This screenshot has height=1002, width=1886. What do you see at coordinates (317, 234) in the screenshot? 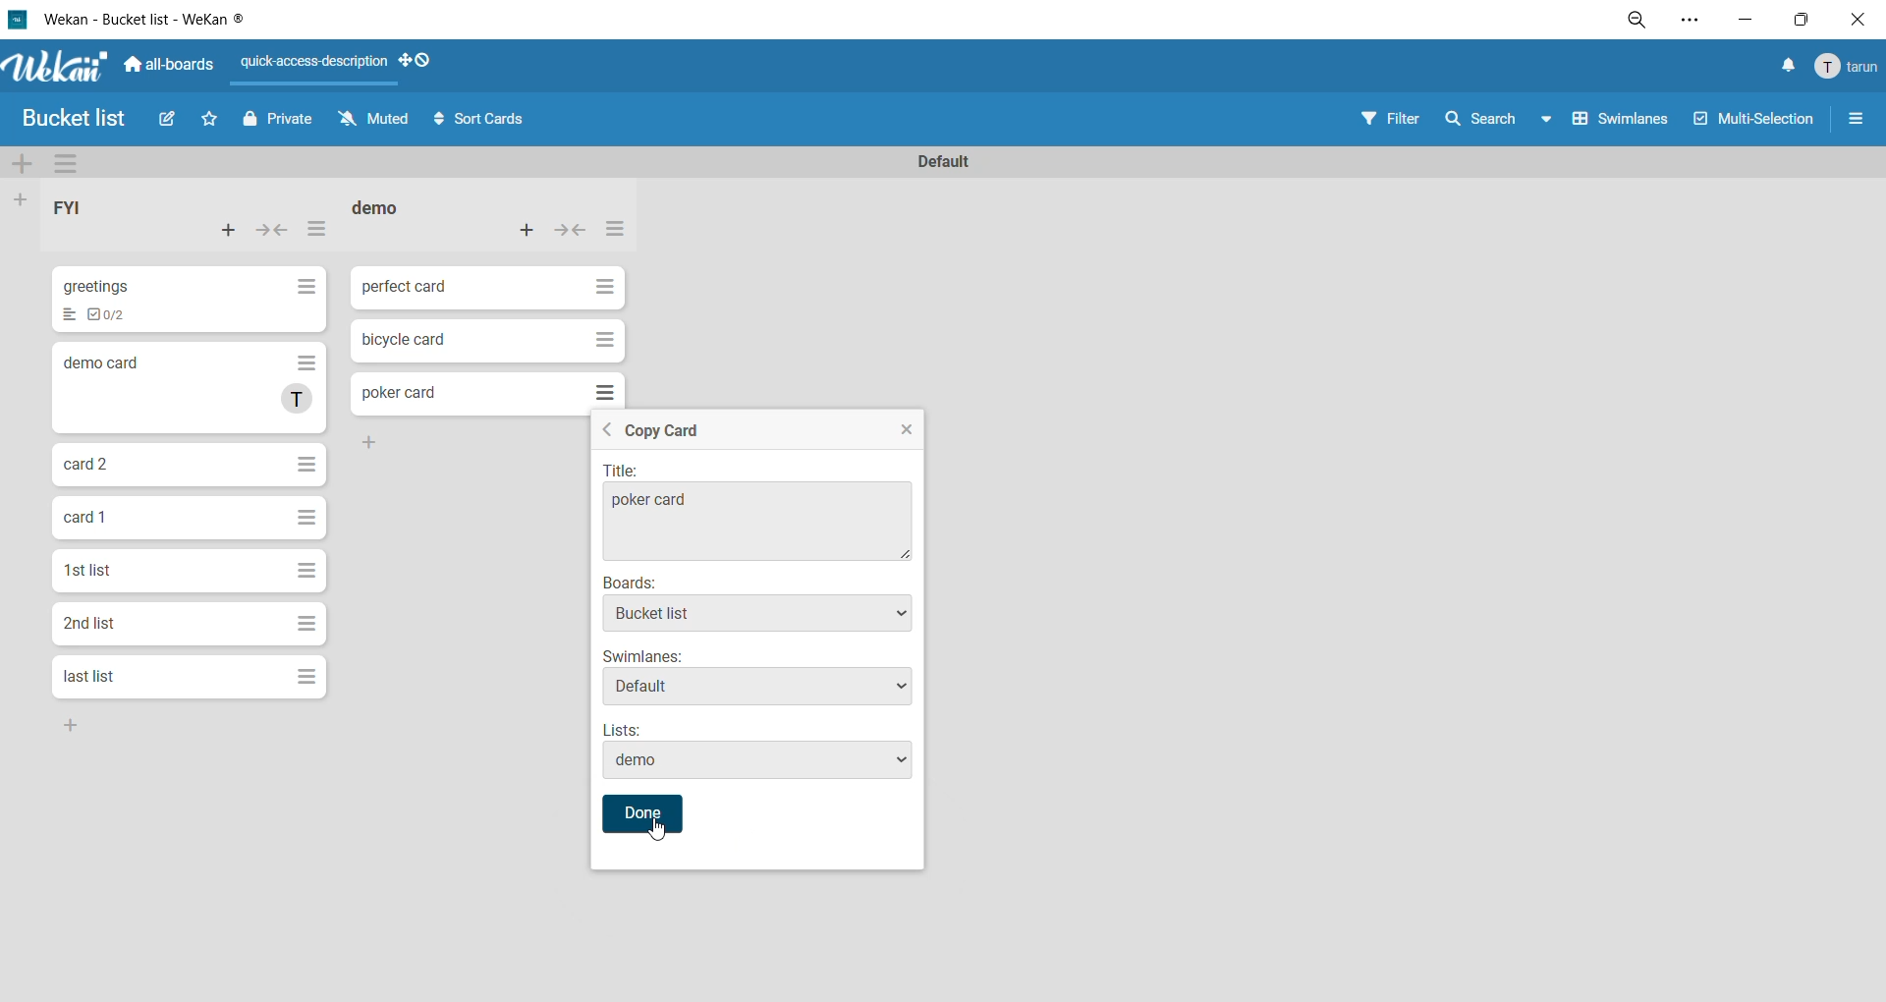
I see `list actions` at bounding box center [317, 234].